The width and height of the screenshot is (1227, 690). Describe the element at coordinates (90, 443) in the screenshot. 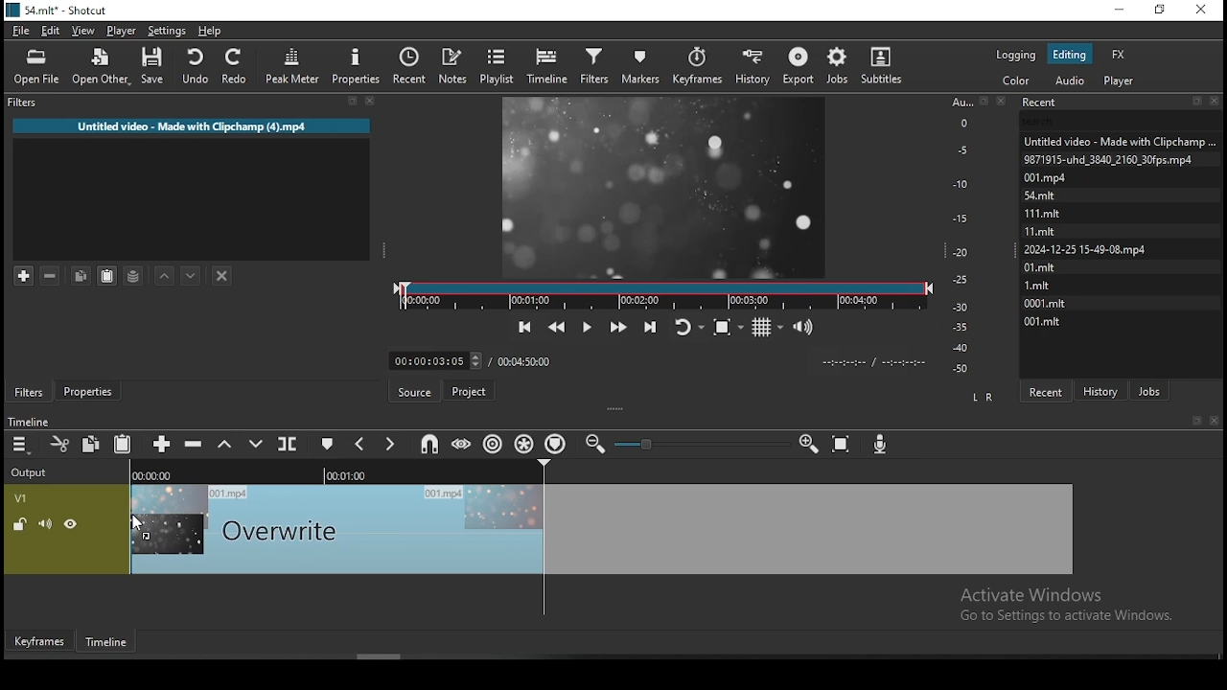

I see `copy` at that location.